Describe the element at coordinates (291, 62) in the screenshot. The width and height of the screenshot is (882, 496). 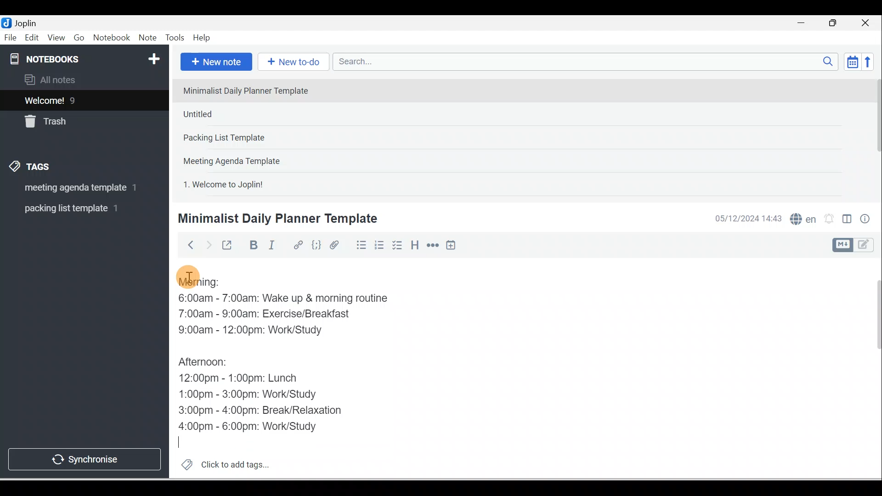
I see `New to-do` at that location.